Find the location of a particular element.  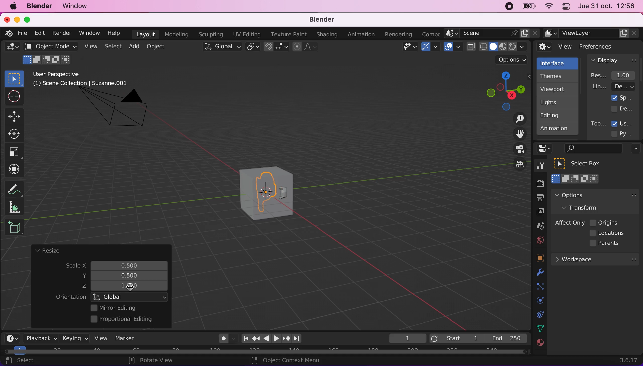

resolution scale is located at coordinates (616, 75).